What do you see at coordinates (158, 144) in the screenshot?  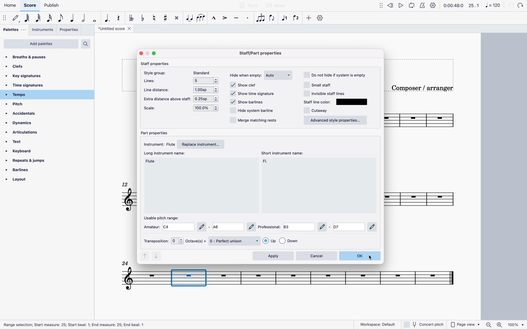 I see `instrument` at bounding box center [158, 144].